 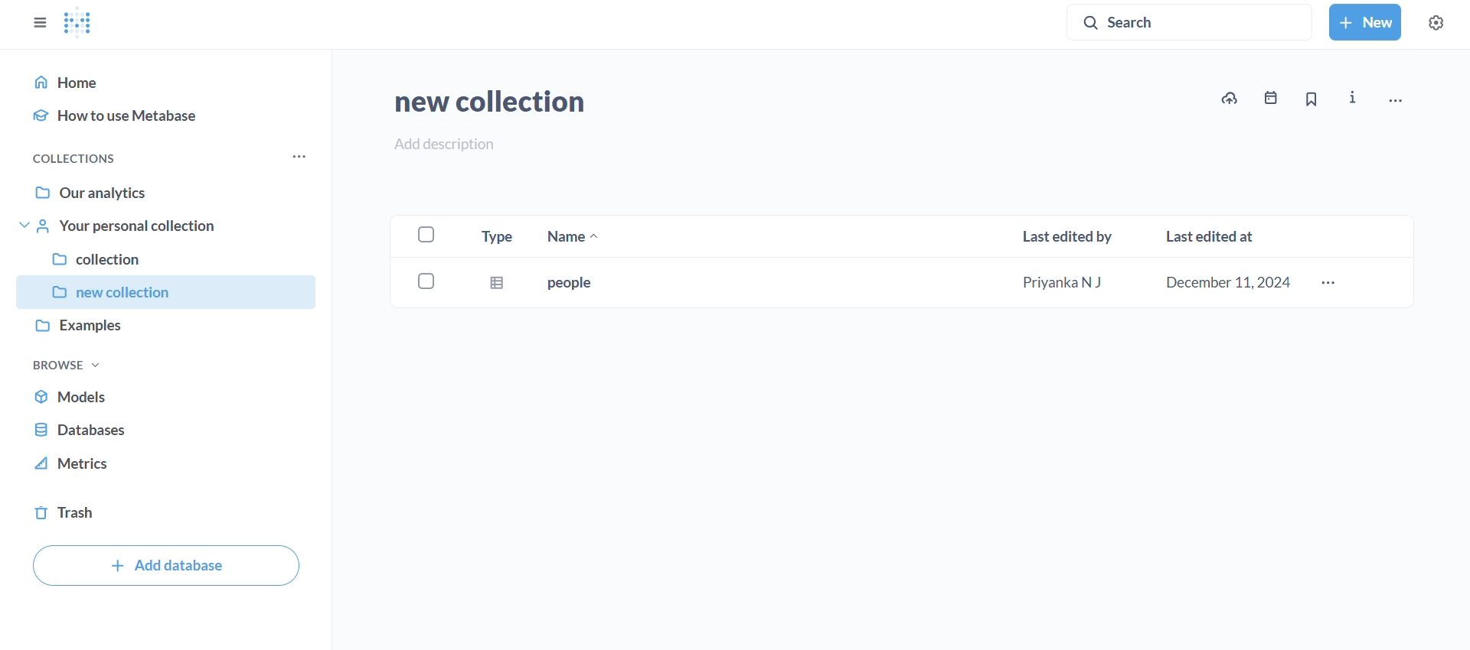 What do you see at coordinates (571, 287) in the screenshot?
I see `people` at bounding box center [571, 287].